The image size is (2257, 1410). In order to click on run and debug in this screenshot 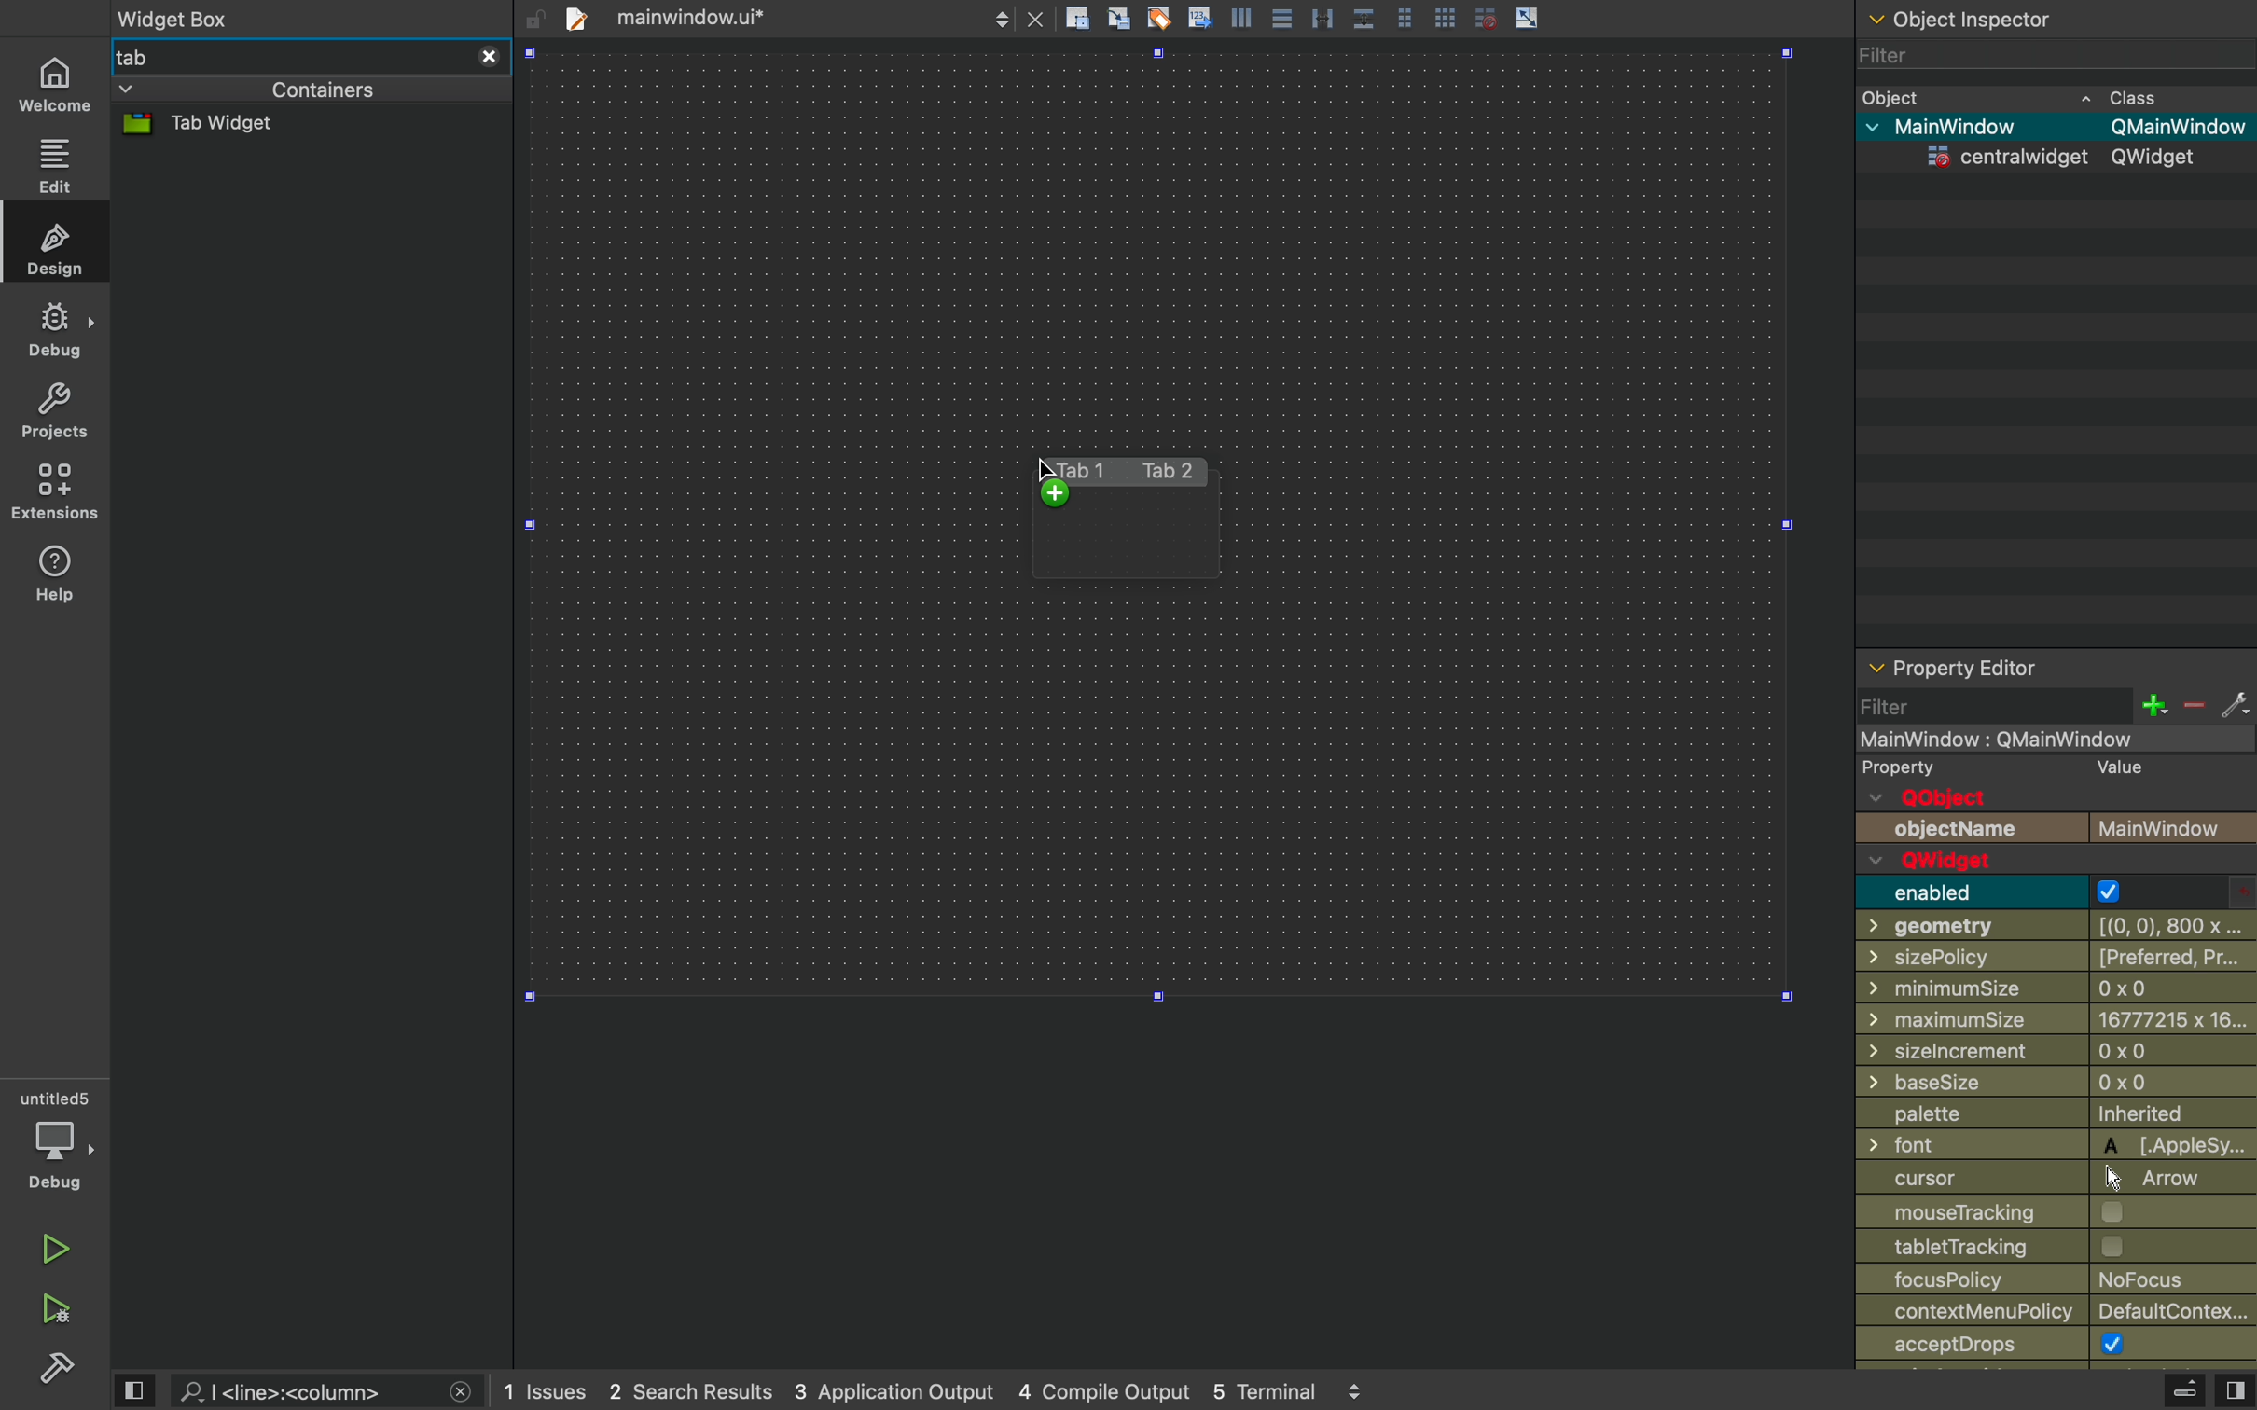, I will do `click(54, 1310)`.